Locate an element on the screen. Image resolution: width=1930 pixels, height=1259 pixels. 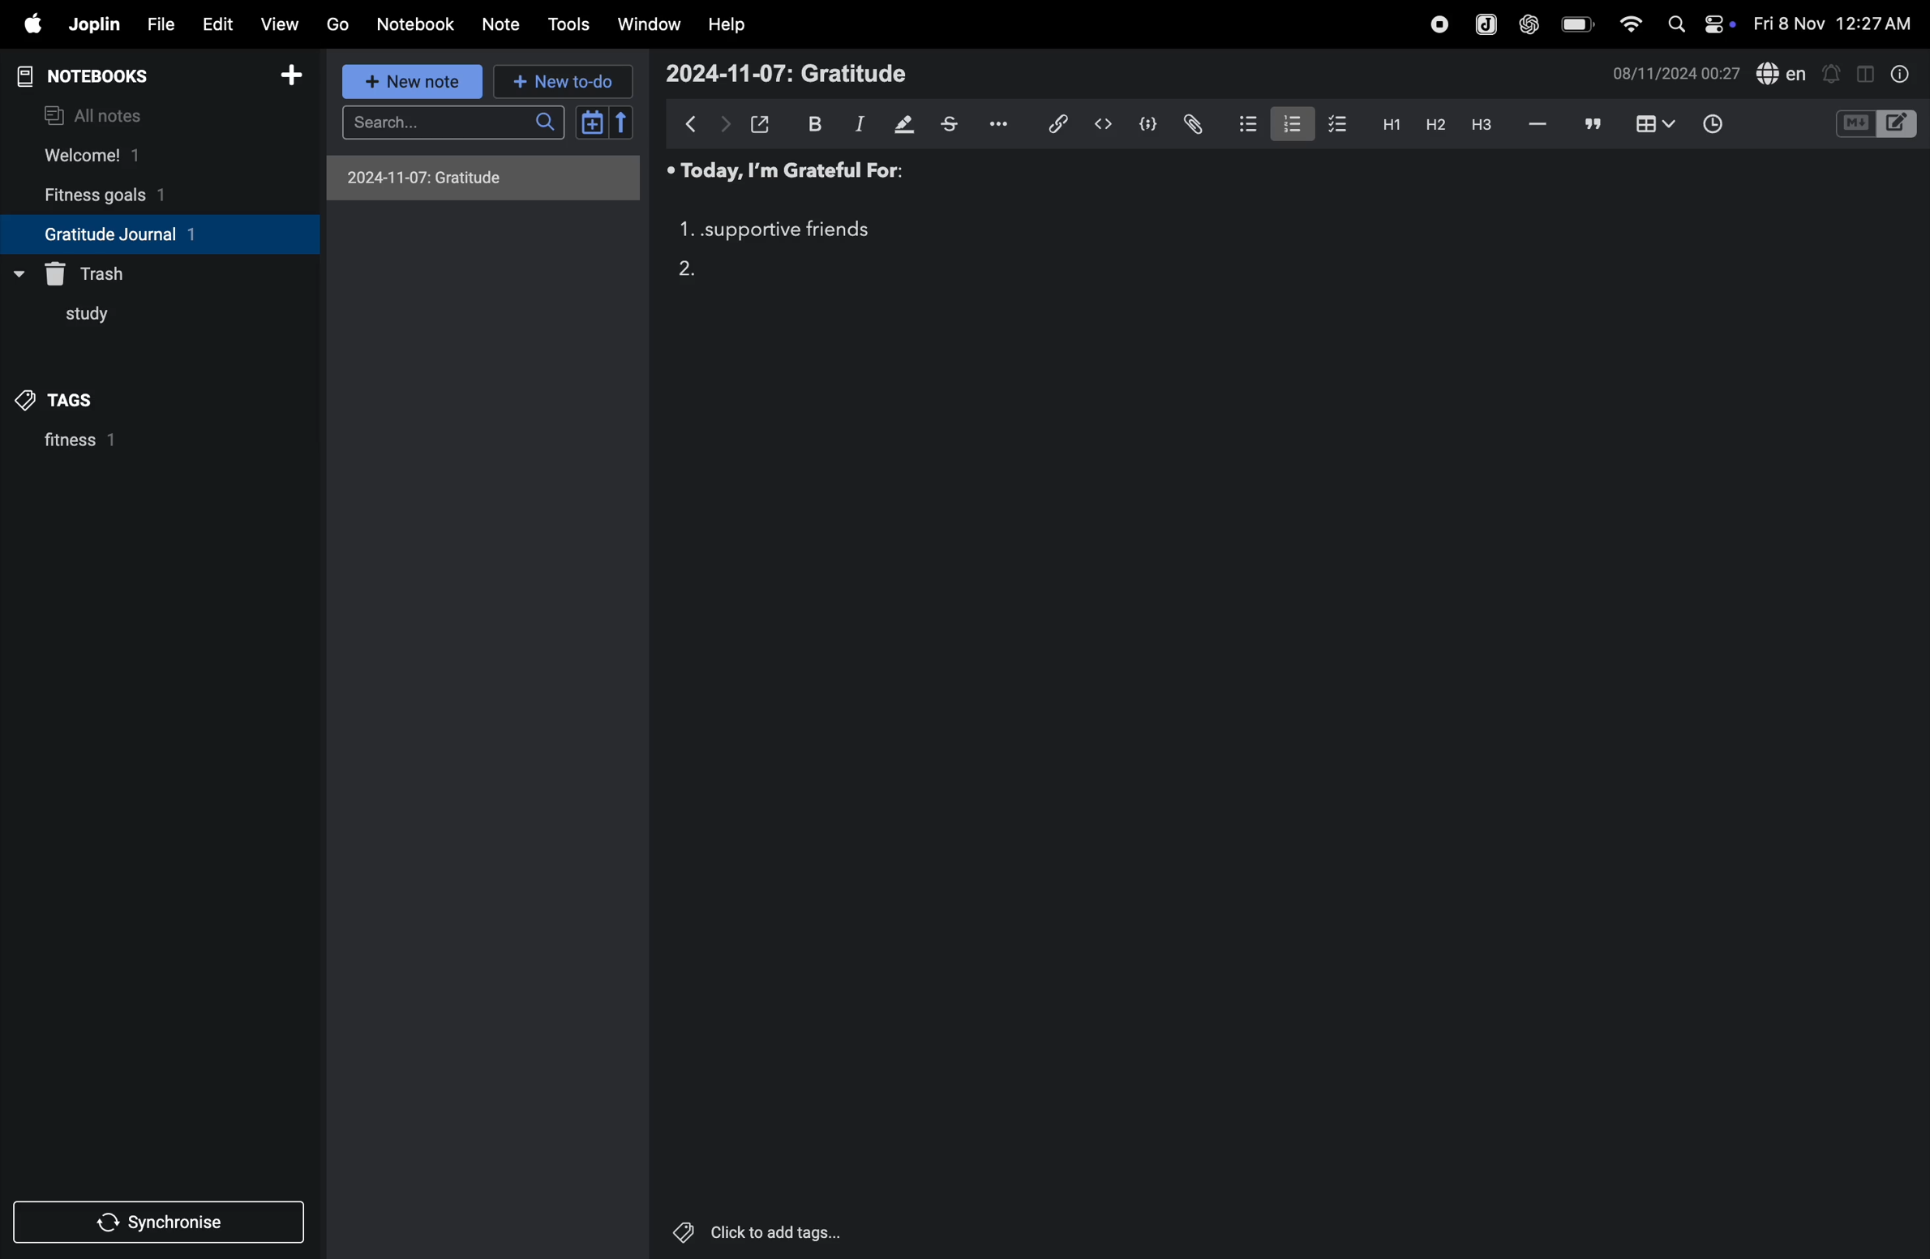
backward is located at coordinates (693, 123).